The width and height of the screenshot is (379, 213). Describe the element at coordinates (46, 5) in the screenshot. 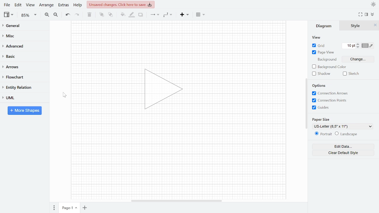

I see `Arrange` at that location.